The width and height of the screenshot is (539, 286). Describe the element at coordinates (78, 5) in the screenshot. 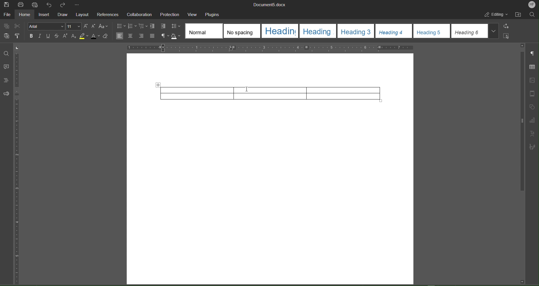

I see `More` at that location.